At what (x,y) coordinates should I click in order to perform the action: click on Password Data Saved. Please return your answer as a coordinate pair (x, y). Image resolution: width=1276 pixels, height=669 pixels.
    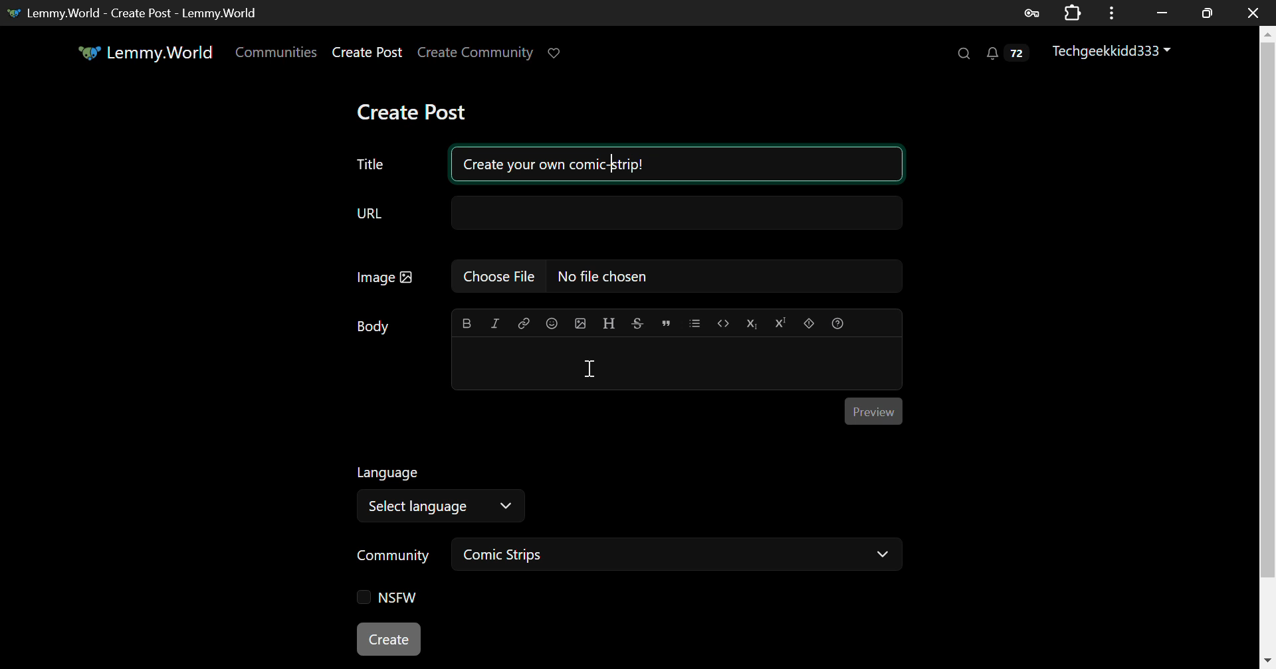
    Looking at the image, I should click on (1033, 12).